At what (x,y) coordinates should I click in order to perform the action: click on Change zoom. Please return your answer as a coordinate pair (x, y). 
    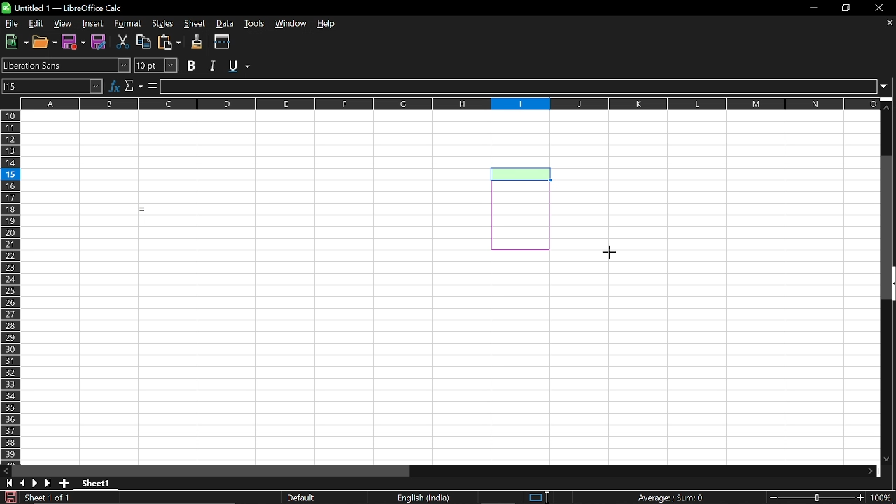
    Looking at the image, I should click on (819, 498).